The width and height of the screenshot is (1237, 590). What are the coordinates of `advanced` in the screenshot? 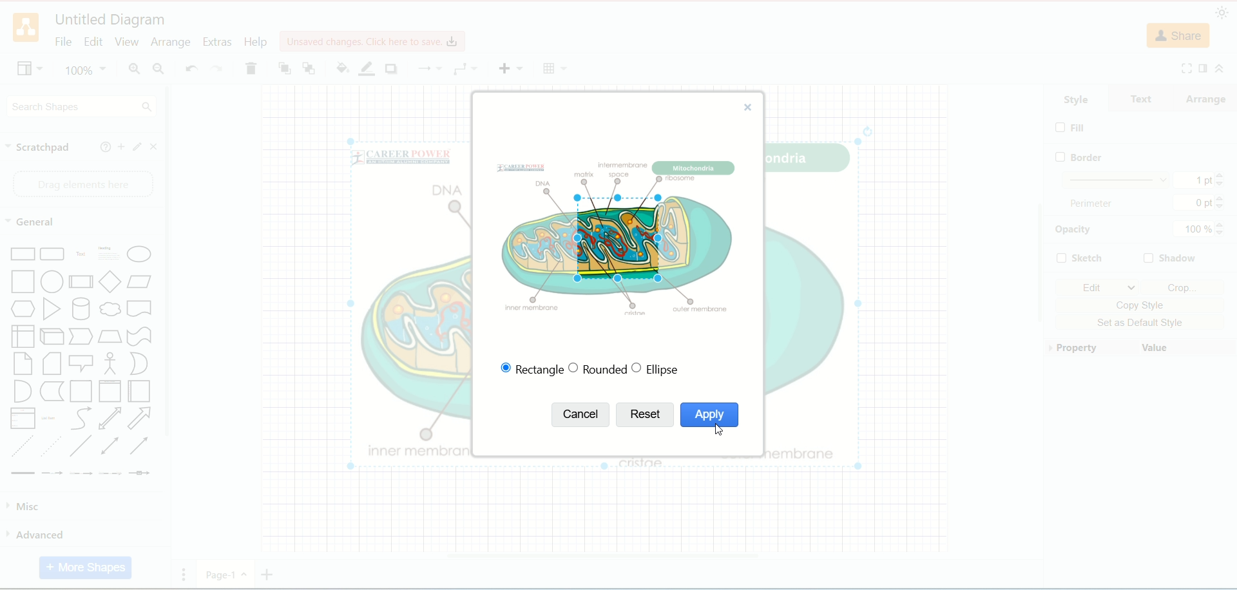 It's located at (37, 534).